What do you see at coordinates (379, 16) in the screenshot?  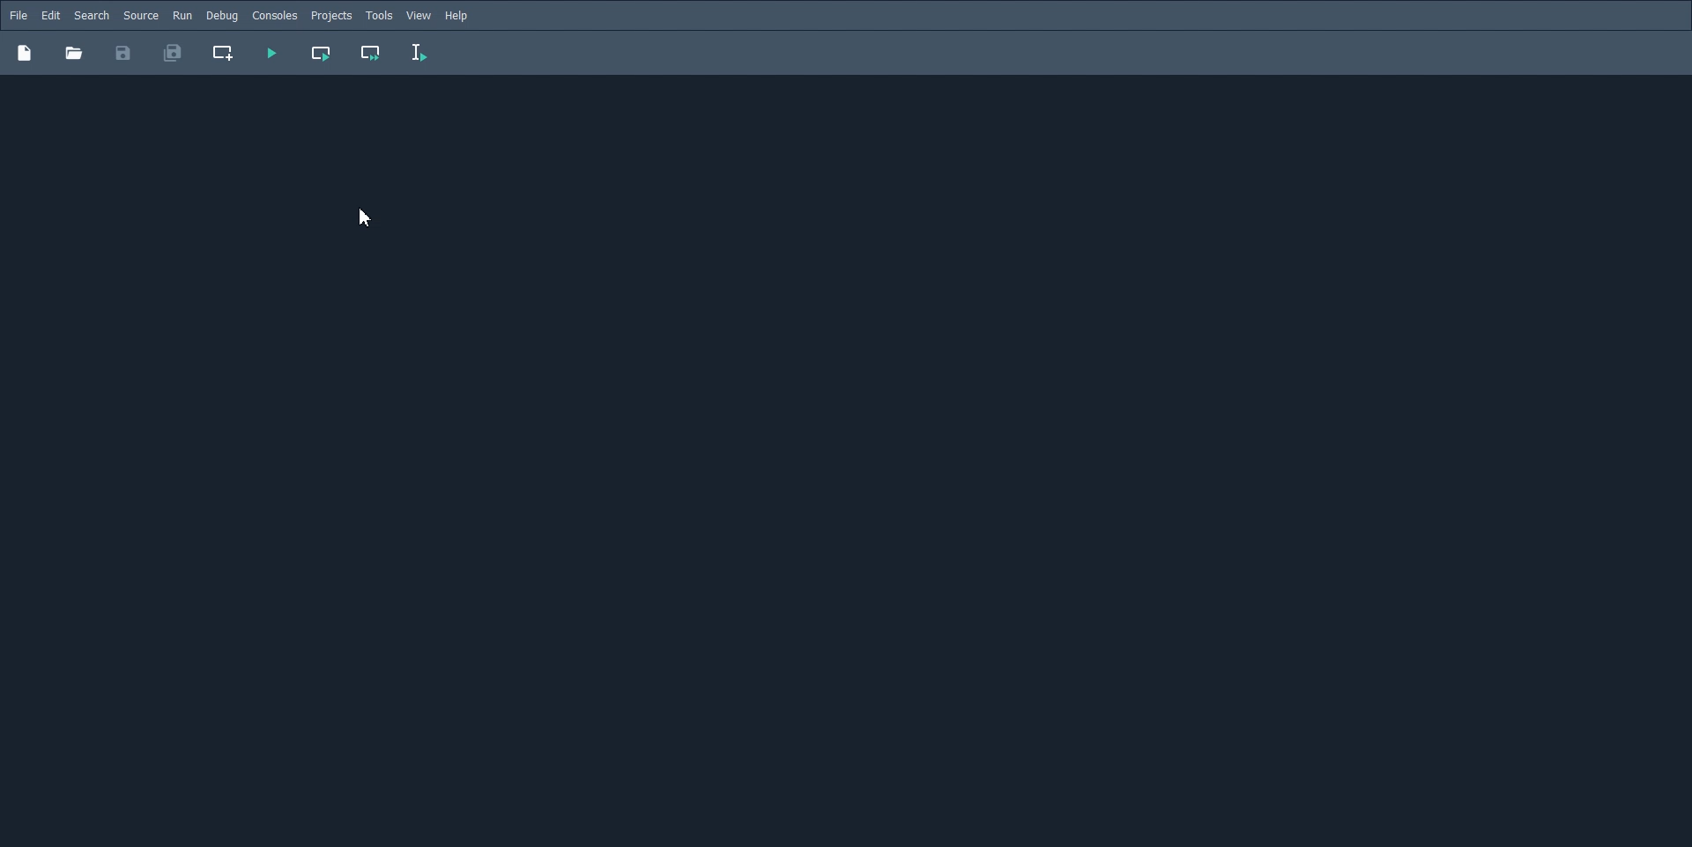 I see `Tools` at bounding box center [379, 16].